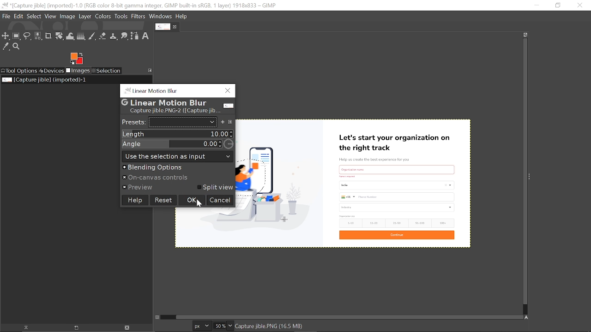 The image size is (591, 332). What do you see at coordinates (219, 326) in the screenshot?
I see `Current zoom` at bounding box center [219, 326].